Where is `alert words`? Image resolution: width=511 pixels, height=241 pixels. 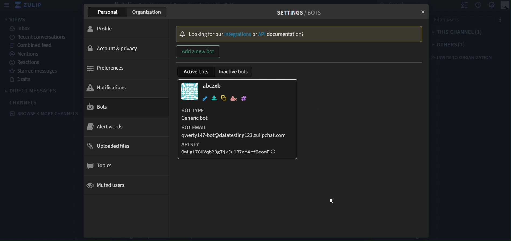
alert words is located at coordinates (111, 126).